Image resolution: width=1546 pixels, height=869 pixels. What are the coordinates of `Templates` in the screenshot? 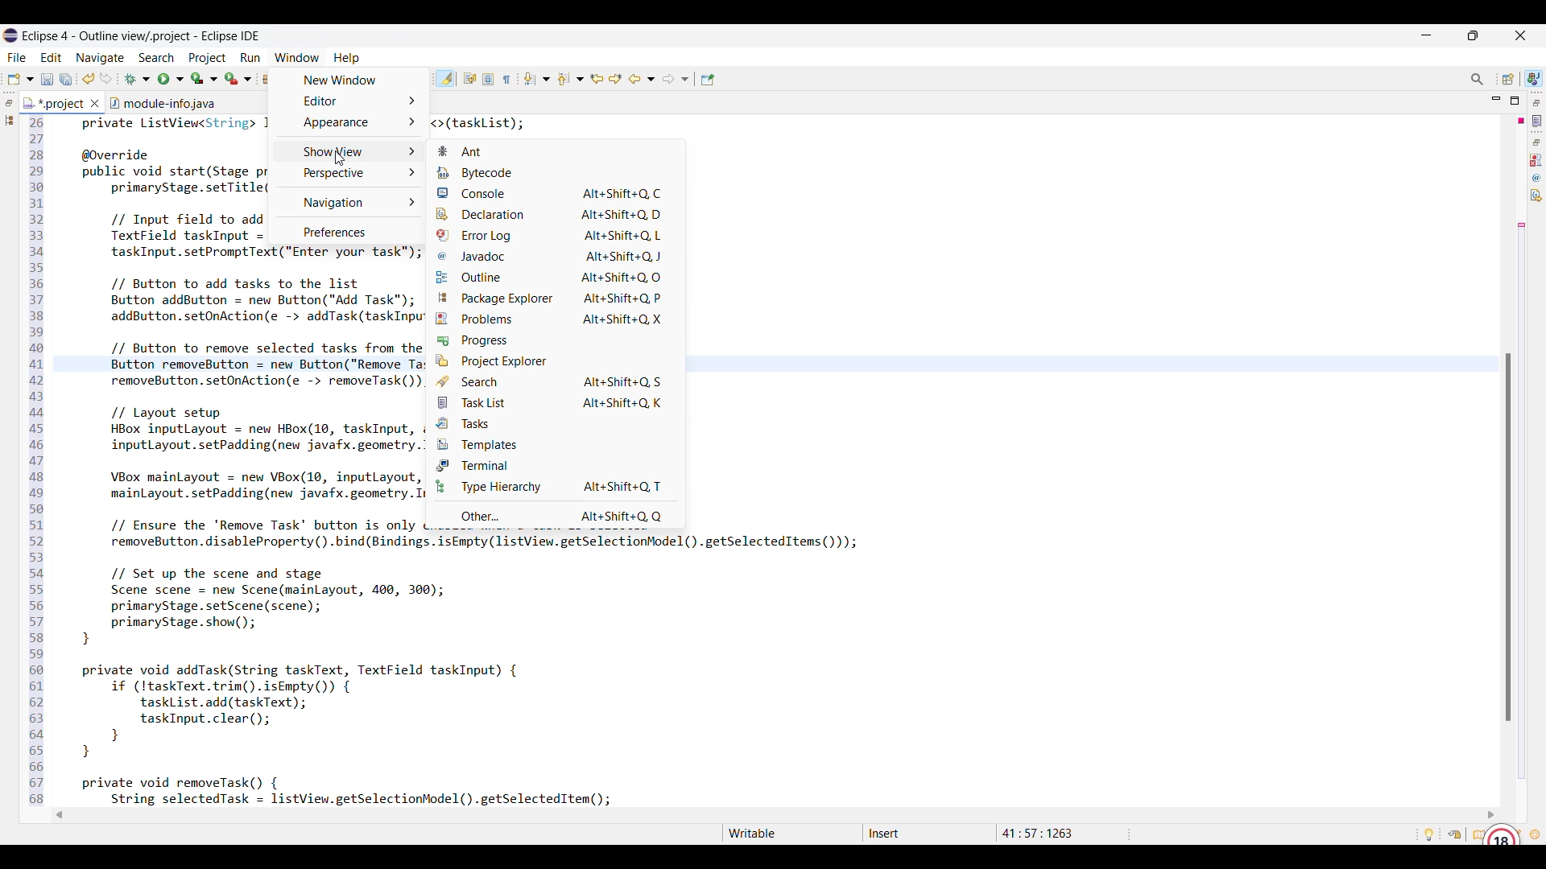 It's located at (554, 445).